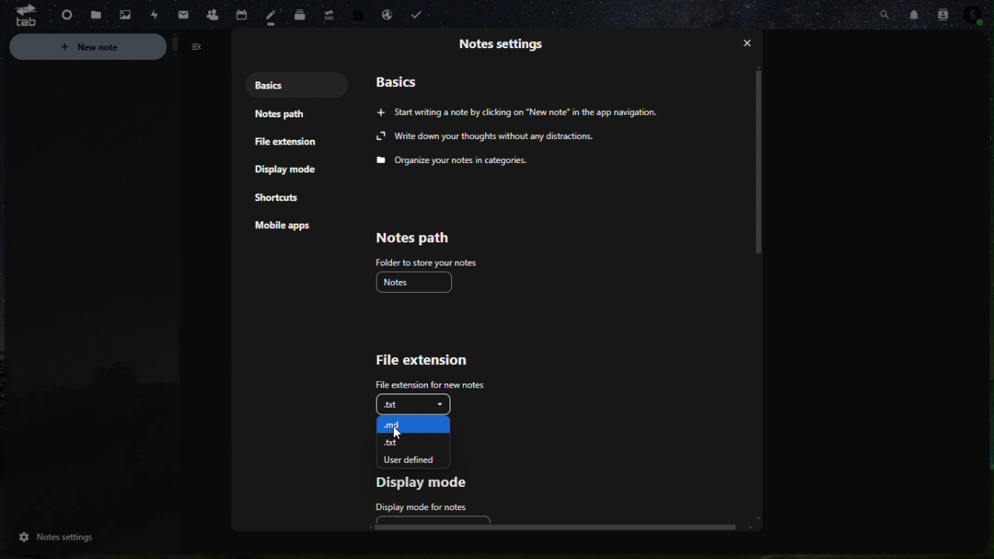 The image size is (994, 559). Describe the element at coordinates (266, 84) in the screenshot. I see `Basic` at that location.